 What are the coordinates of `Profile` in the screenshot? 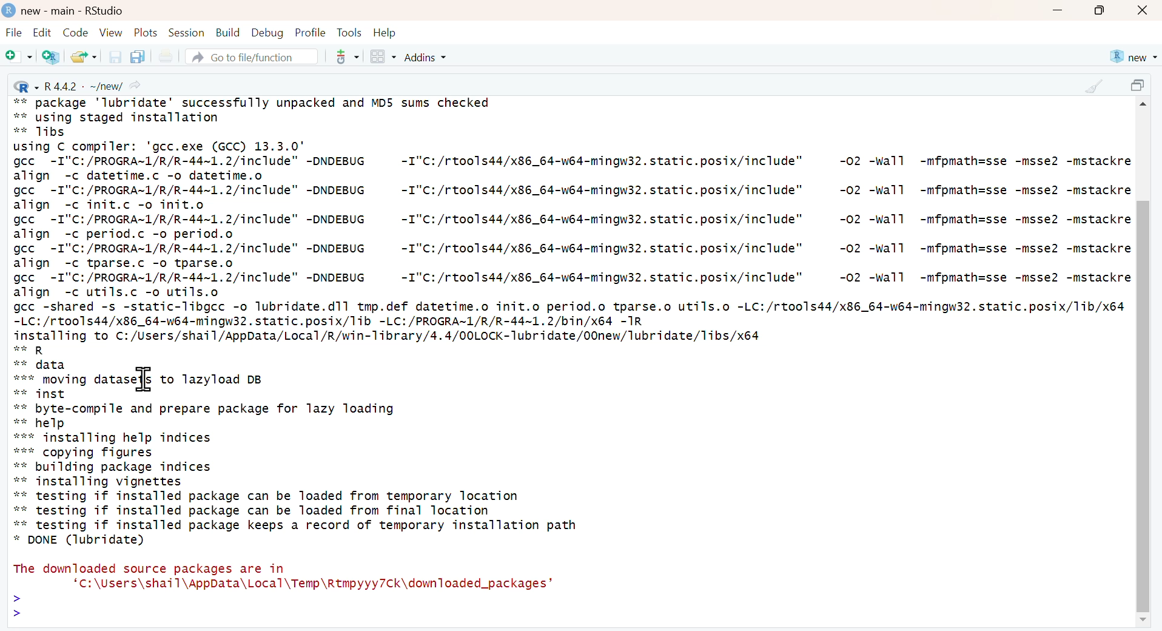 It's located at (311, 32).